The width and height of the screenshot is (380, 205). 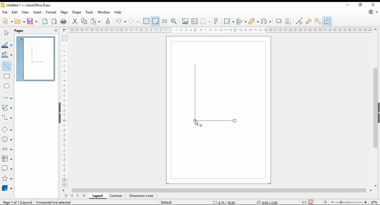 I want to click on undo, so click(x=121, y=21).